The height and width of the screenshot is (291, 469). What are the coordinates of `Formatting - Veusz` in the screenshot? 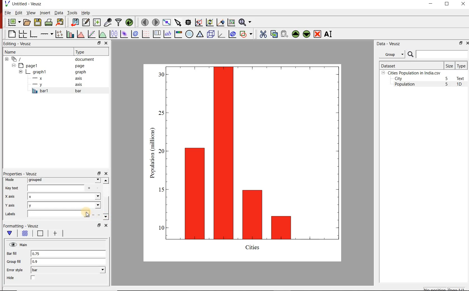 It's located at (21, 226).